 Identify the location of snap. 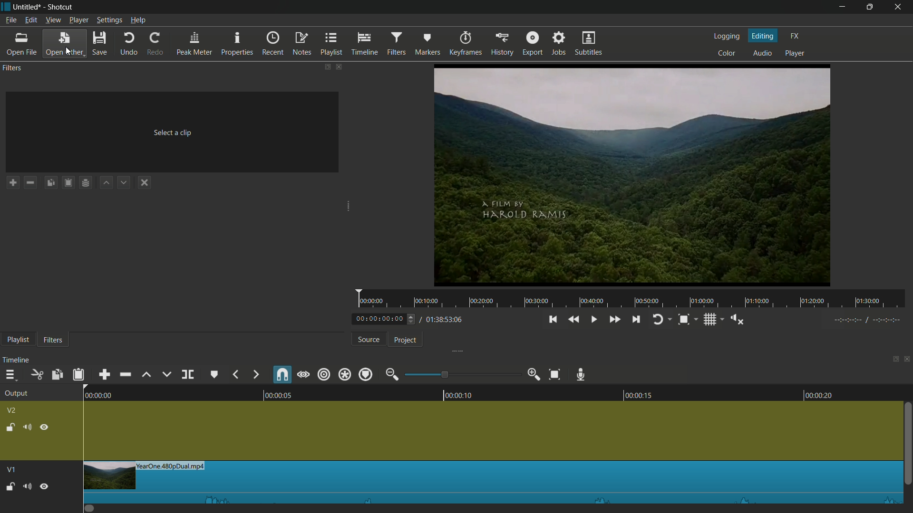
(283, 375).